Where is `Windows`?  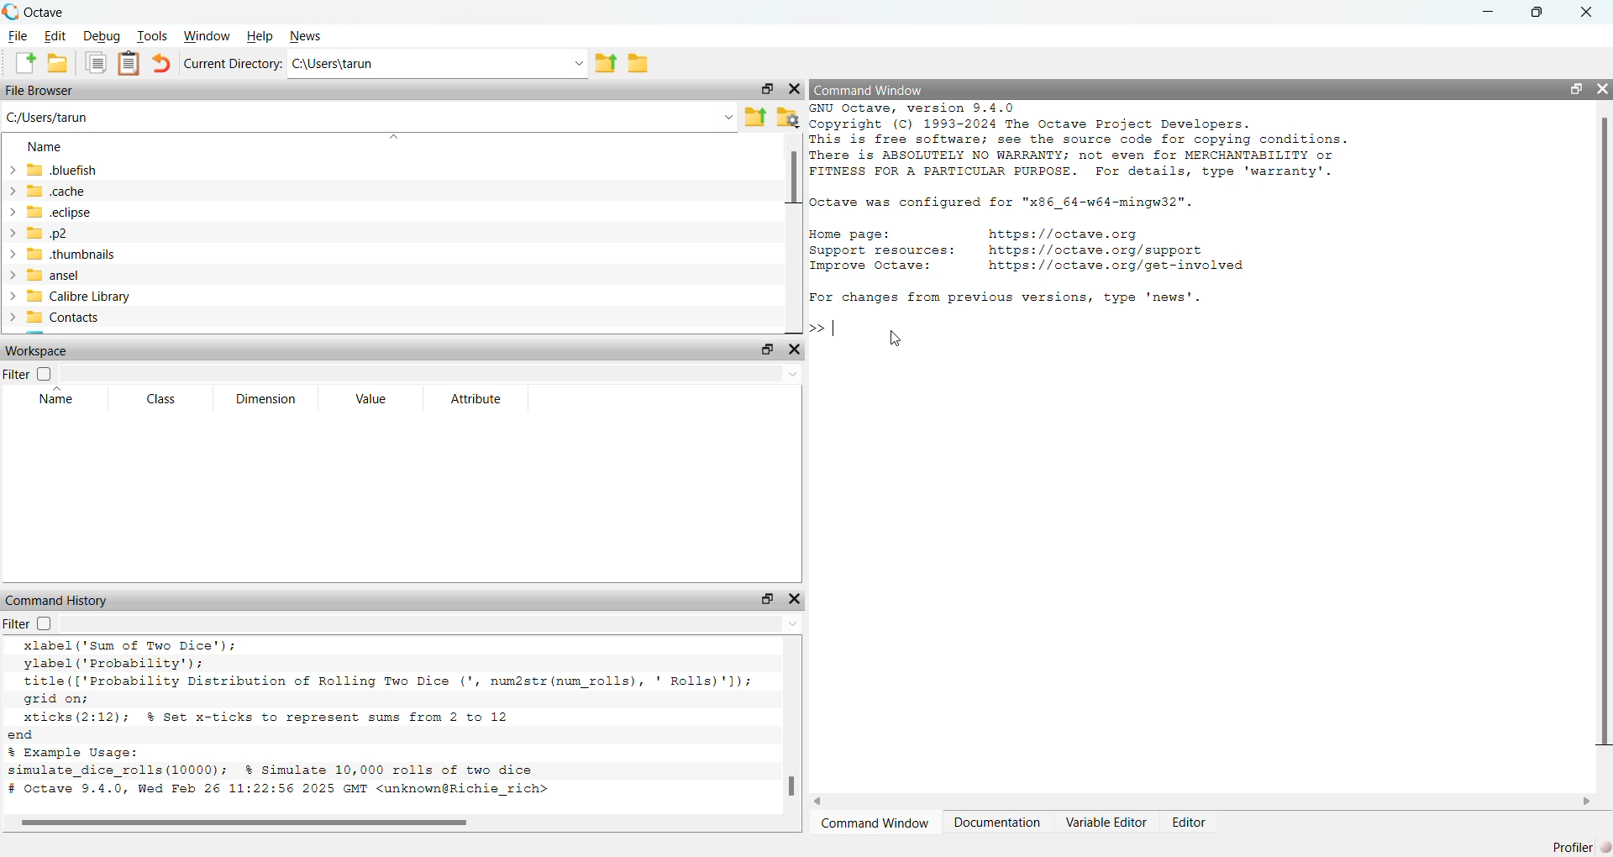
Windows is located at coordinates (207, 36).